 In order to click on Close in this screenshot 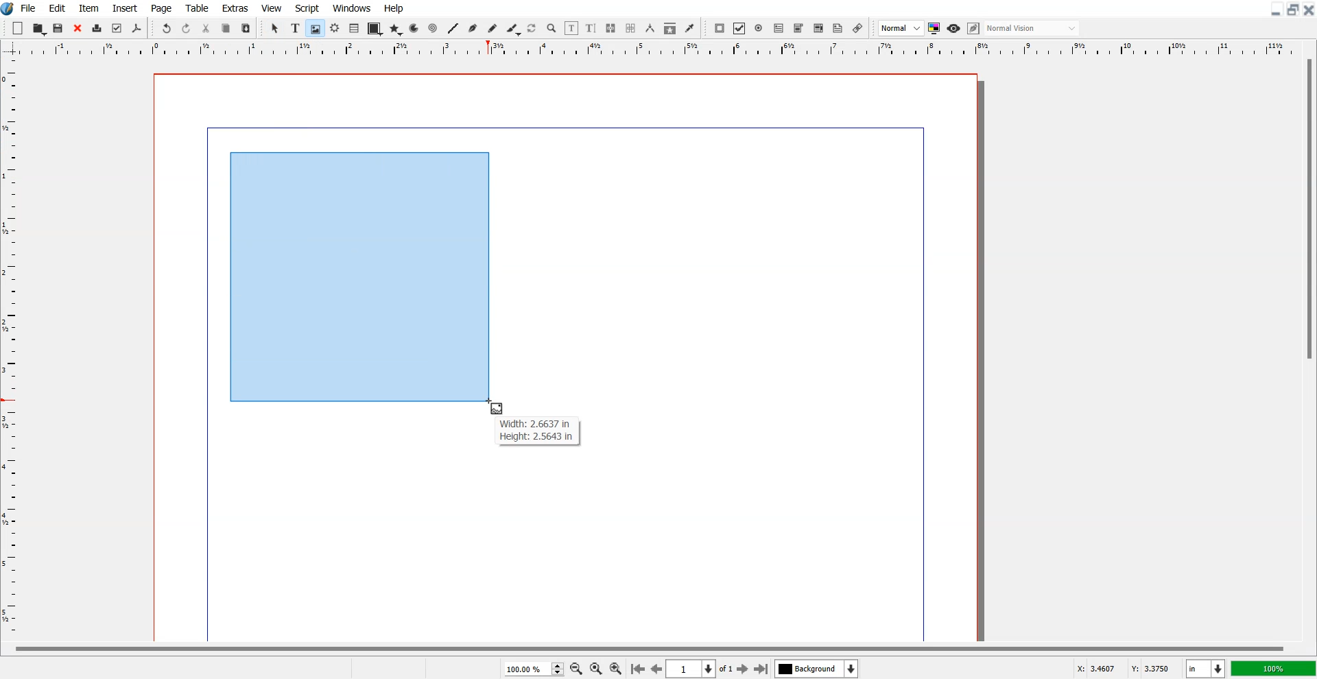, I will do `click(78, 28)`.